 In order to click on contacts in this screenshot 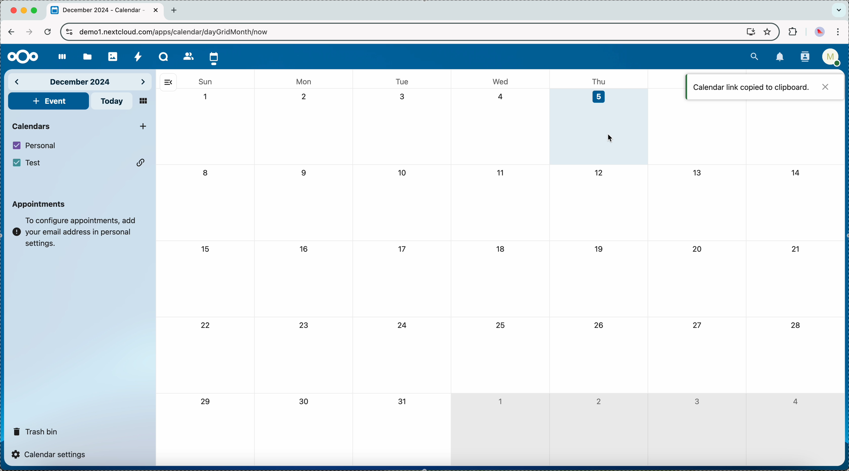, I will do `click(186, 56)`.